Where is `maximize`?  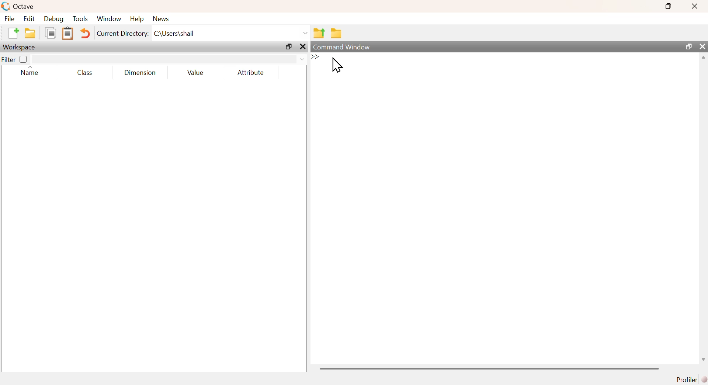
maximize is located at coordinates (667, 6).